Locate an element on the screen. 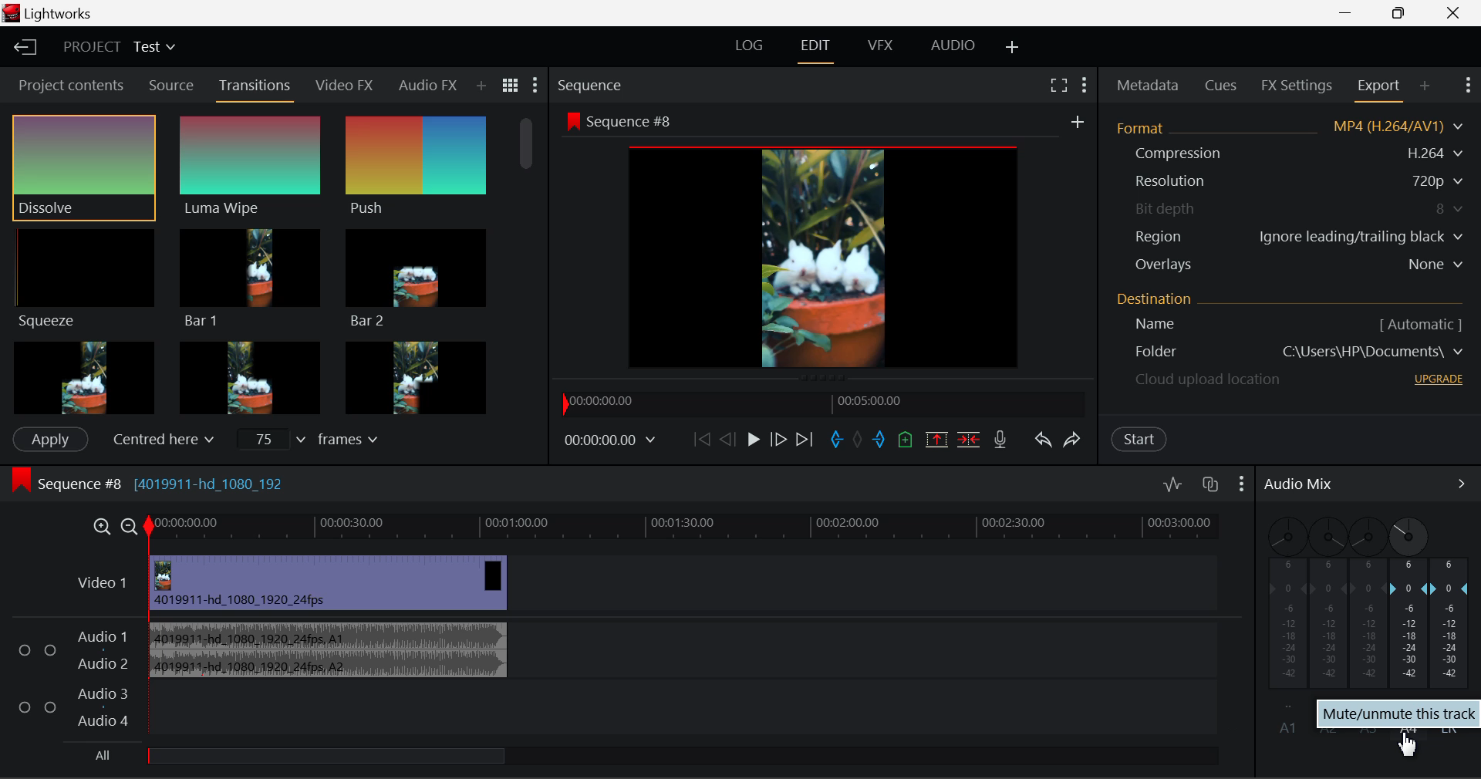 The height and width of the screenshot is (779, 1481). Show Settings is located at coordinates (1240, 488).